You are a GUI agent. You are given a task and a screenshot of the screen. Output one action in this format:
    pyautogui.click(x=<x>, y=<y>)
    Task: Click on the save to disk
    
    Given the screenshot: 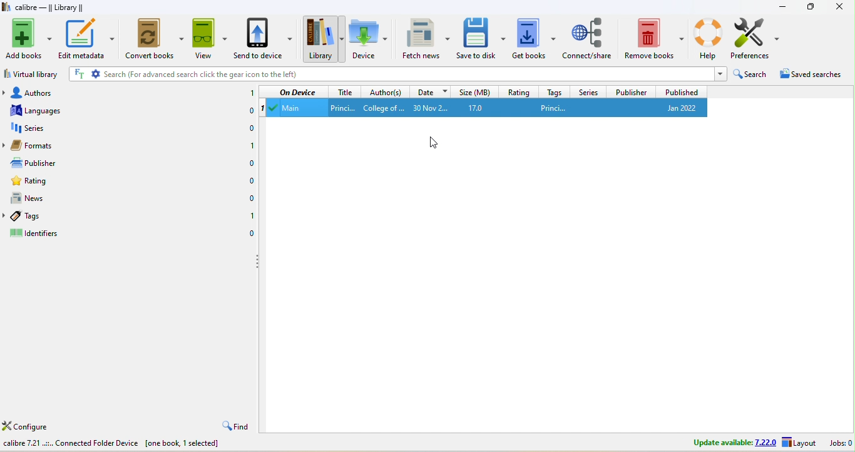 What is the action you would take?
    pyautogui.click(x=481, y=38)
    